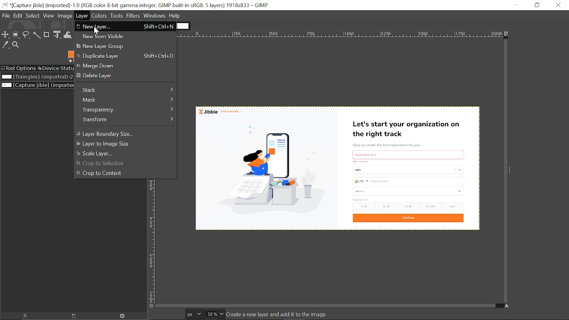 This screenshot has width=569, height=320. What do you see at coordinates (57, 35) in the screenshot?
I see `Unified transform tool` at bounding box center [57, 35].